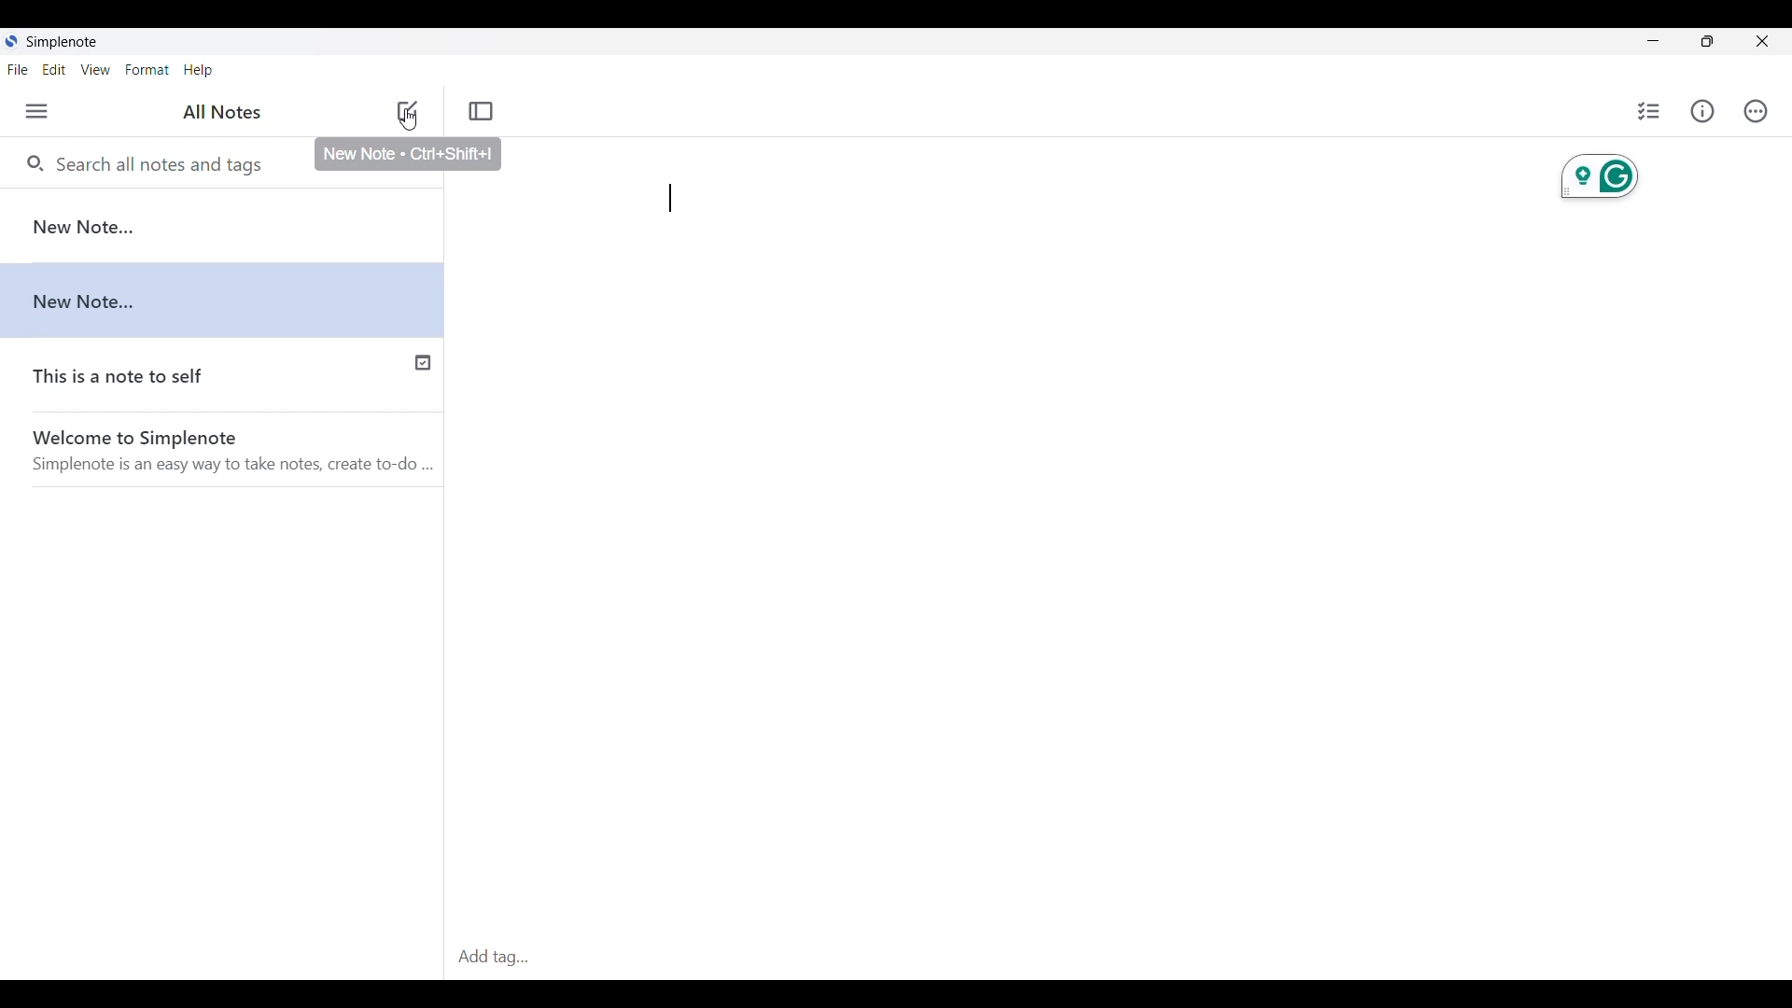  Describe the element at coordinates (1707, 41) in the screenshot. I see `Maximize` at that location.